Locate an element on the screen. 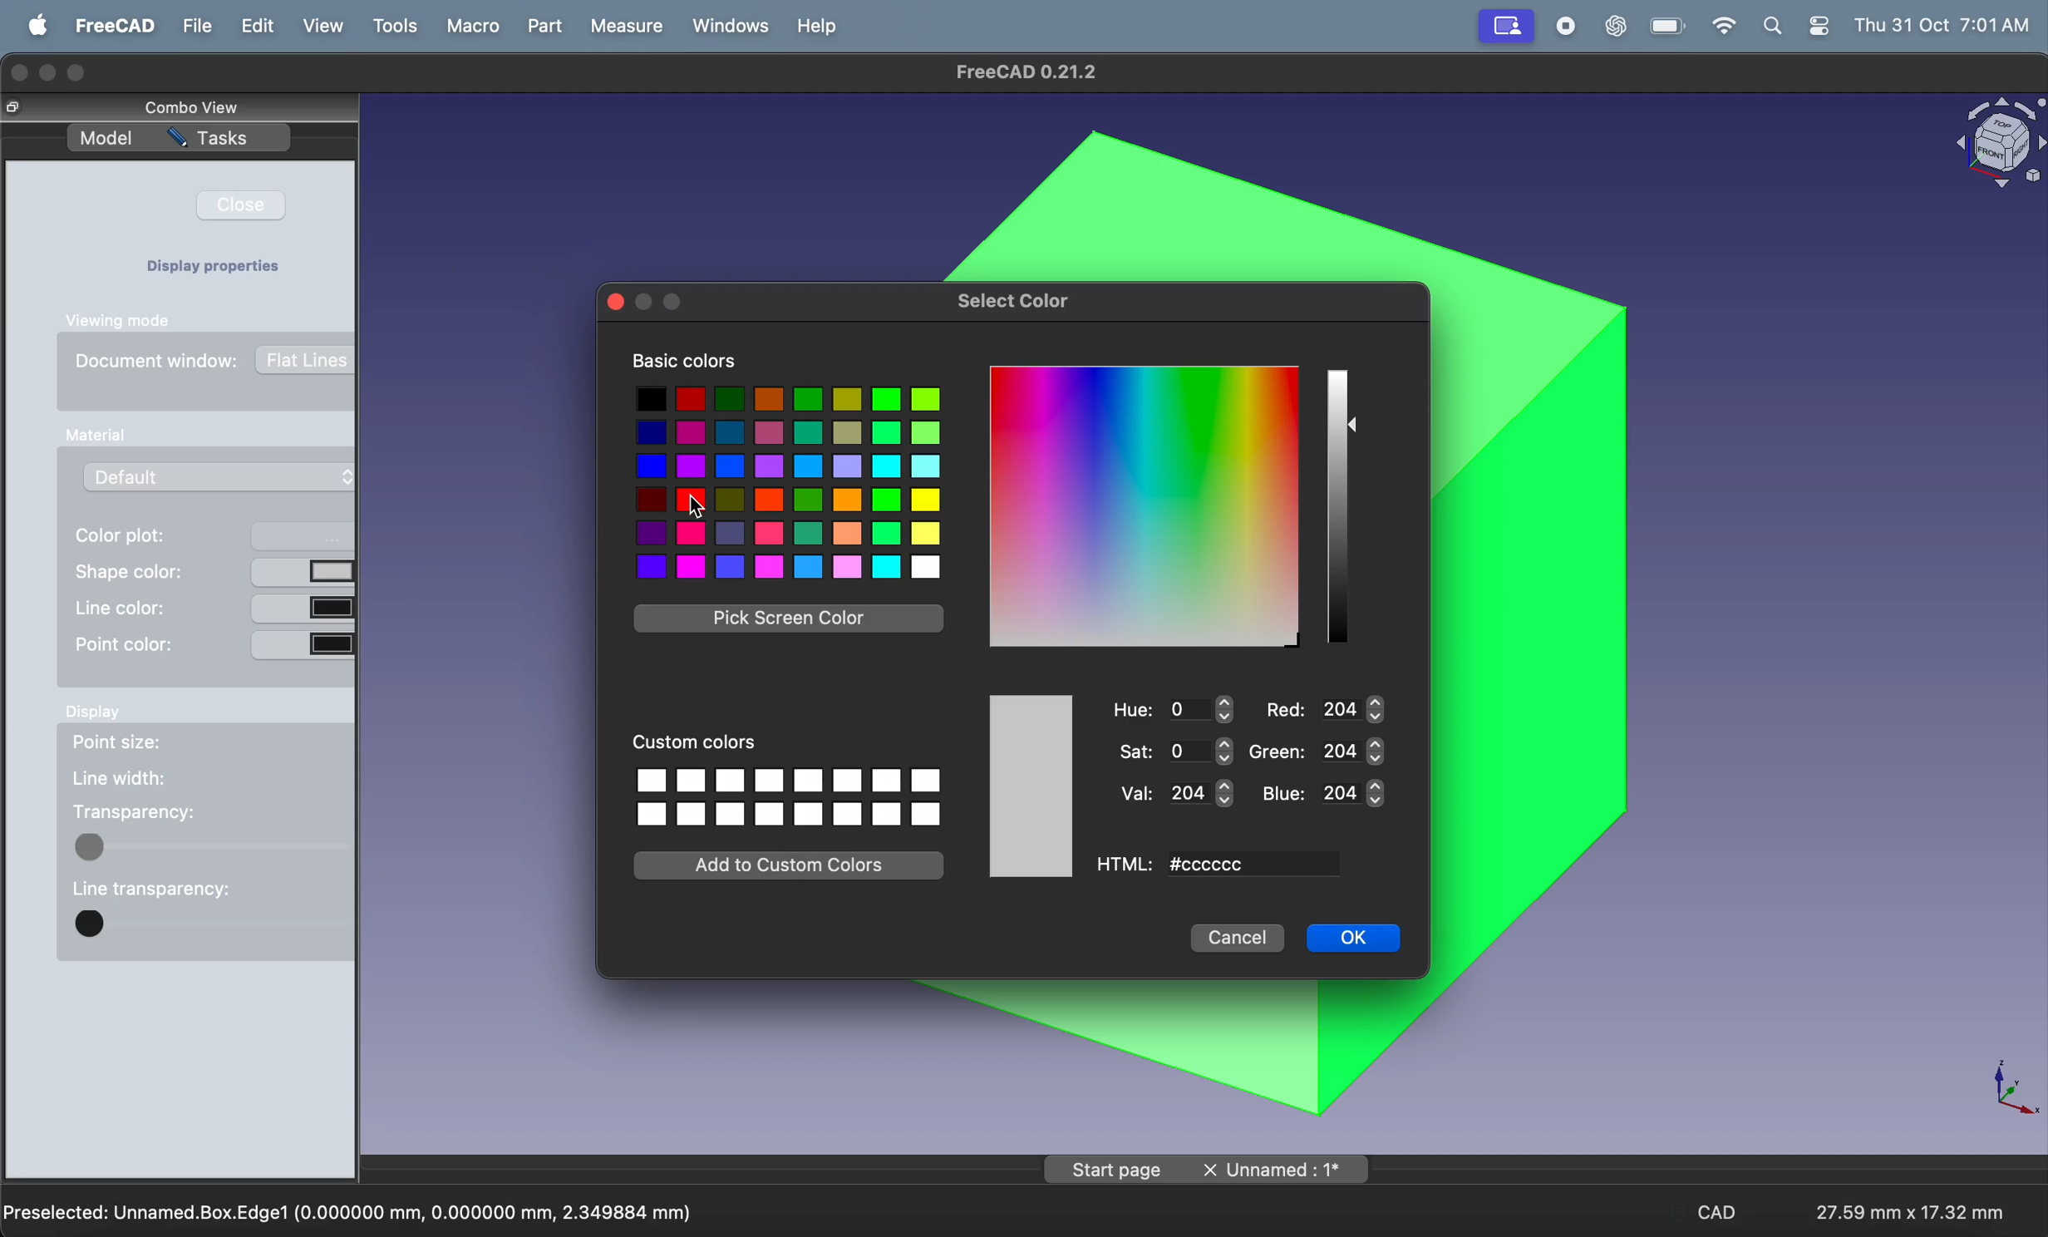  CAD is located at coordinates (1721, 1215).